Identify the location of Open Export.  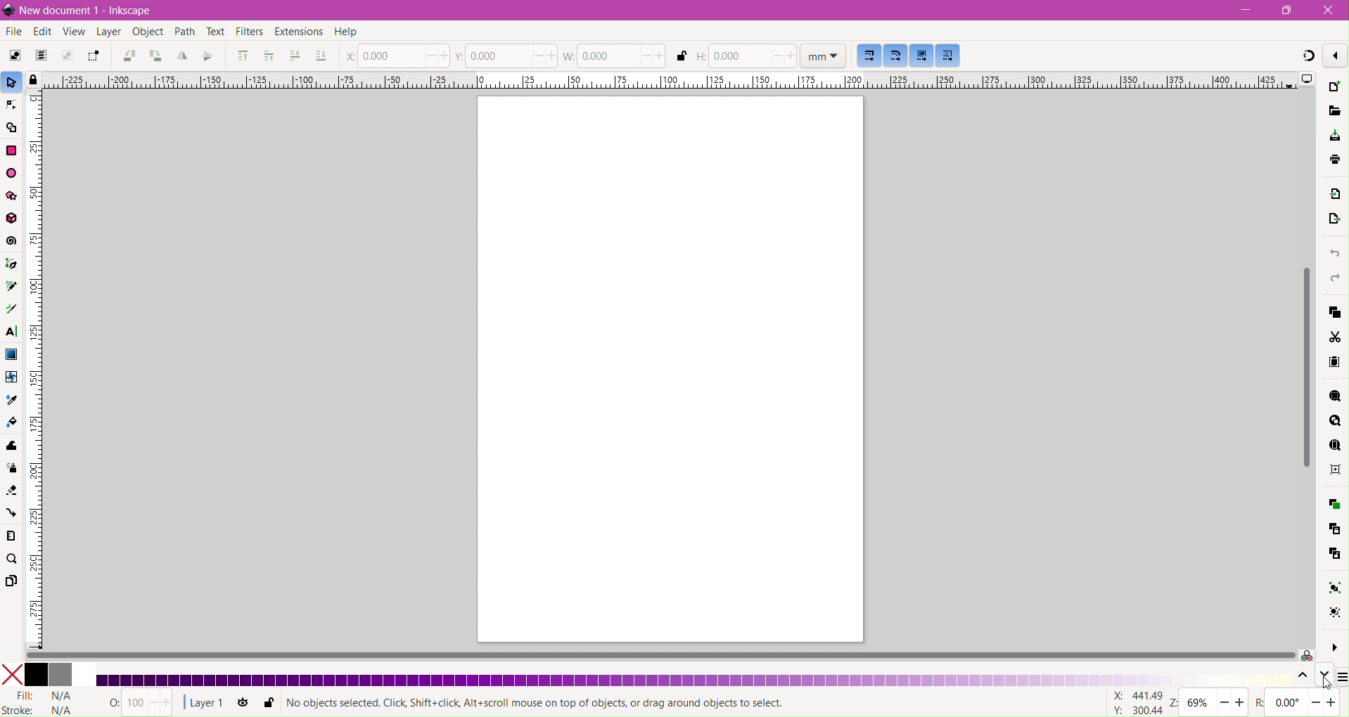
(1333, 221).